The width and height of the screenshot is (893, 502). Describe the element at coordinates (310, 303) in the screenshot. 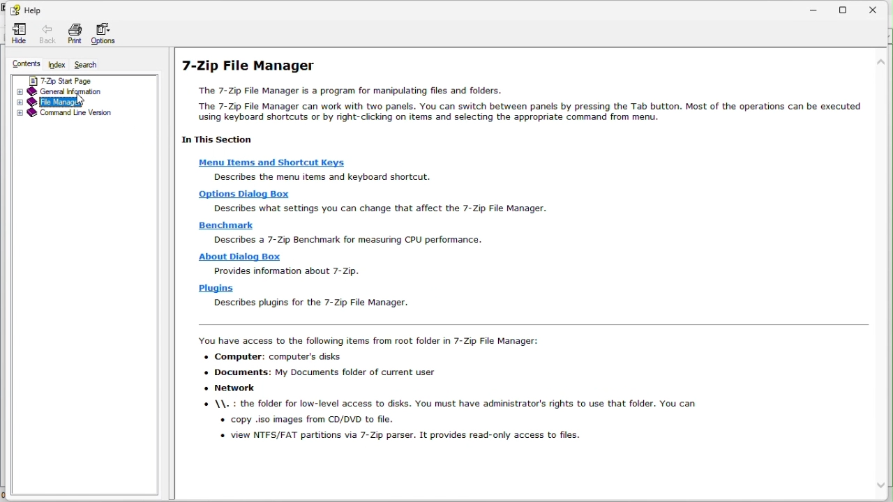

I see `describe plugins` at that location.